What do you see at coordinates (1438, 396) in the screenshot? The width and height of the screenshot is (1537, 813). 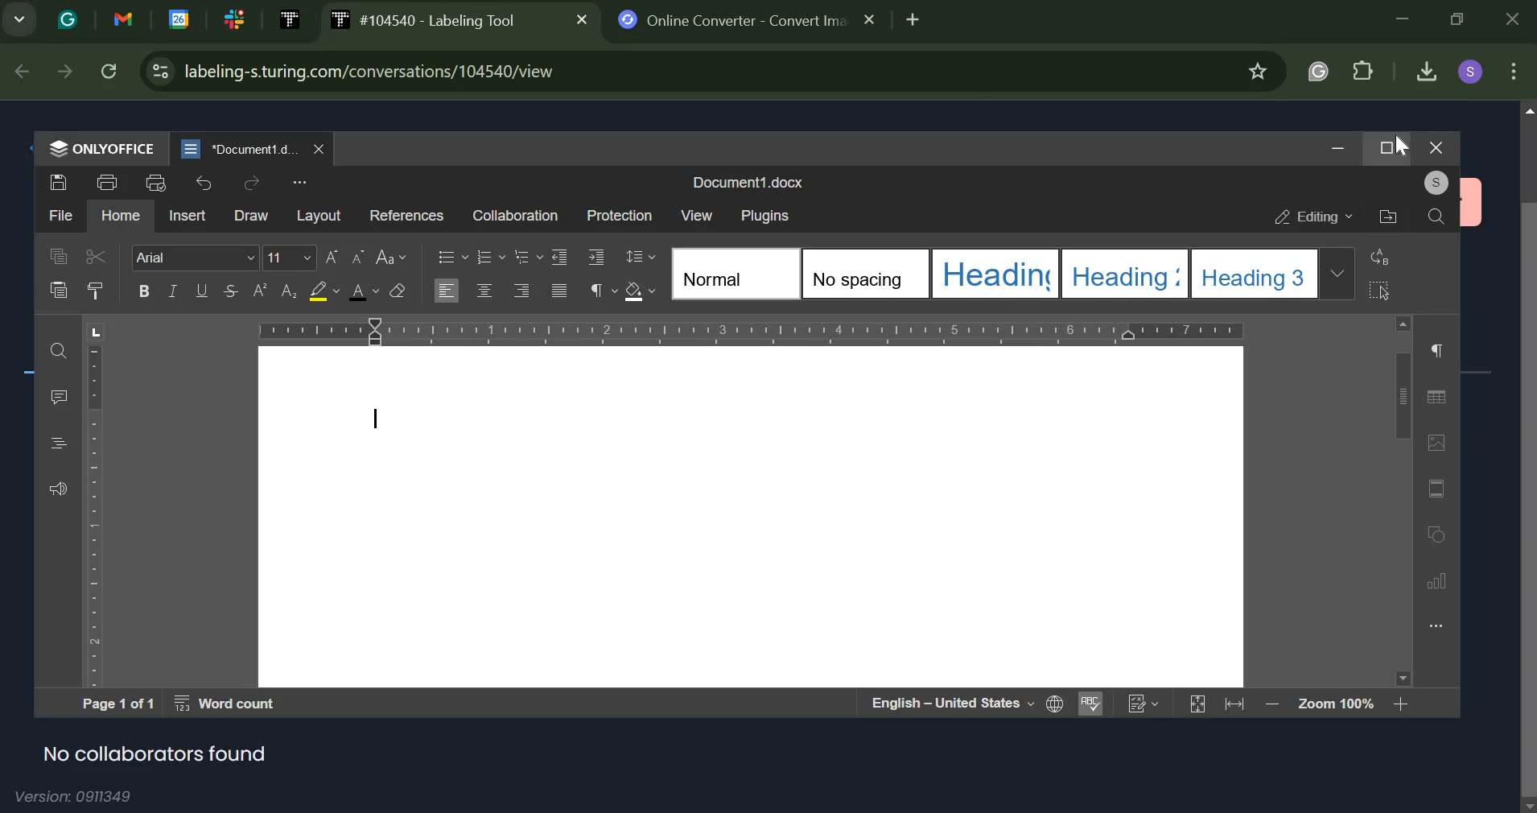 I see `table` at bounding box center [1438, 396].